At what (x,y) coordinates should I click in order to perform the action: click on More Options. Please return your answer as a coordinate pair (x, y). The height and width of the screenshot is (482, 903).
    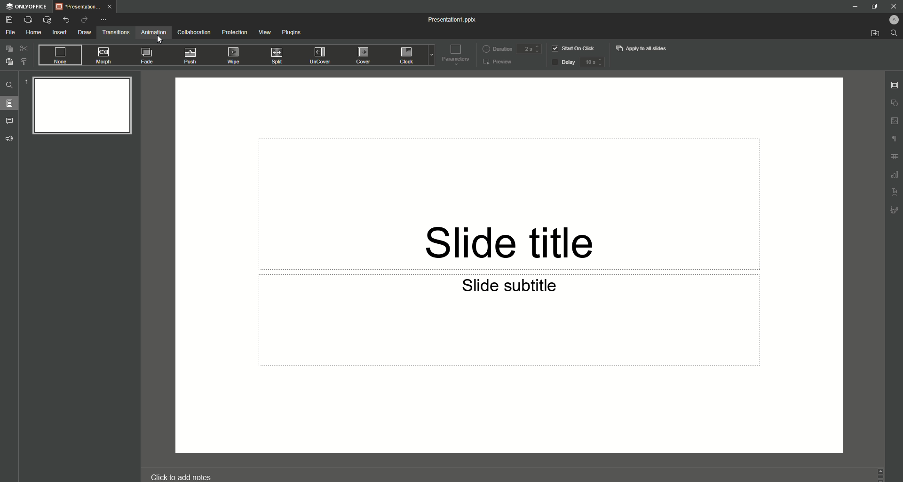
    Looking at the image, I should click on (103, 20).